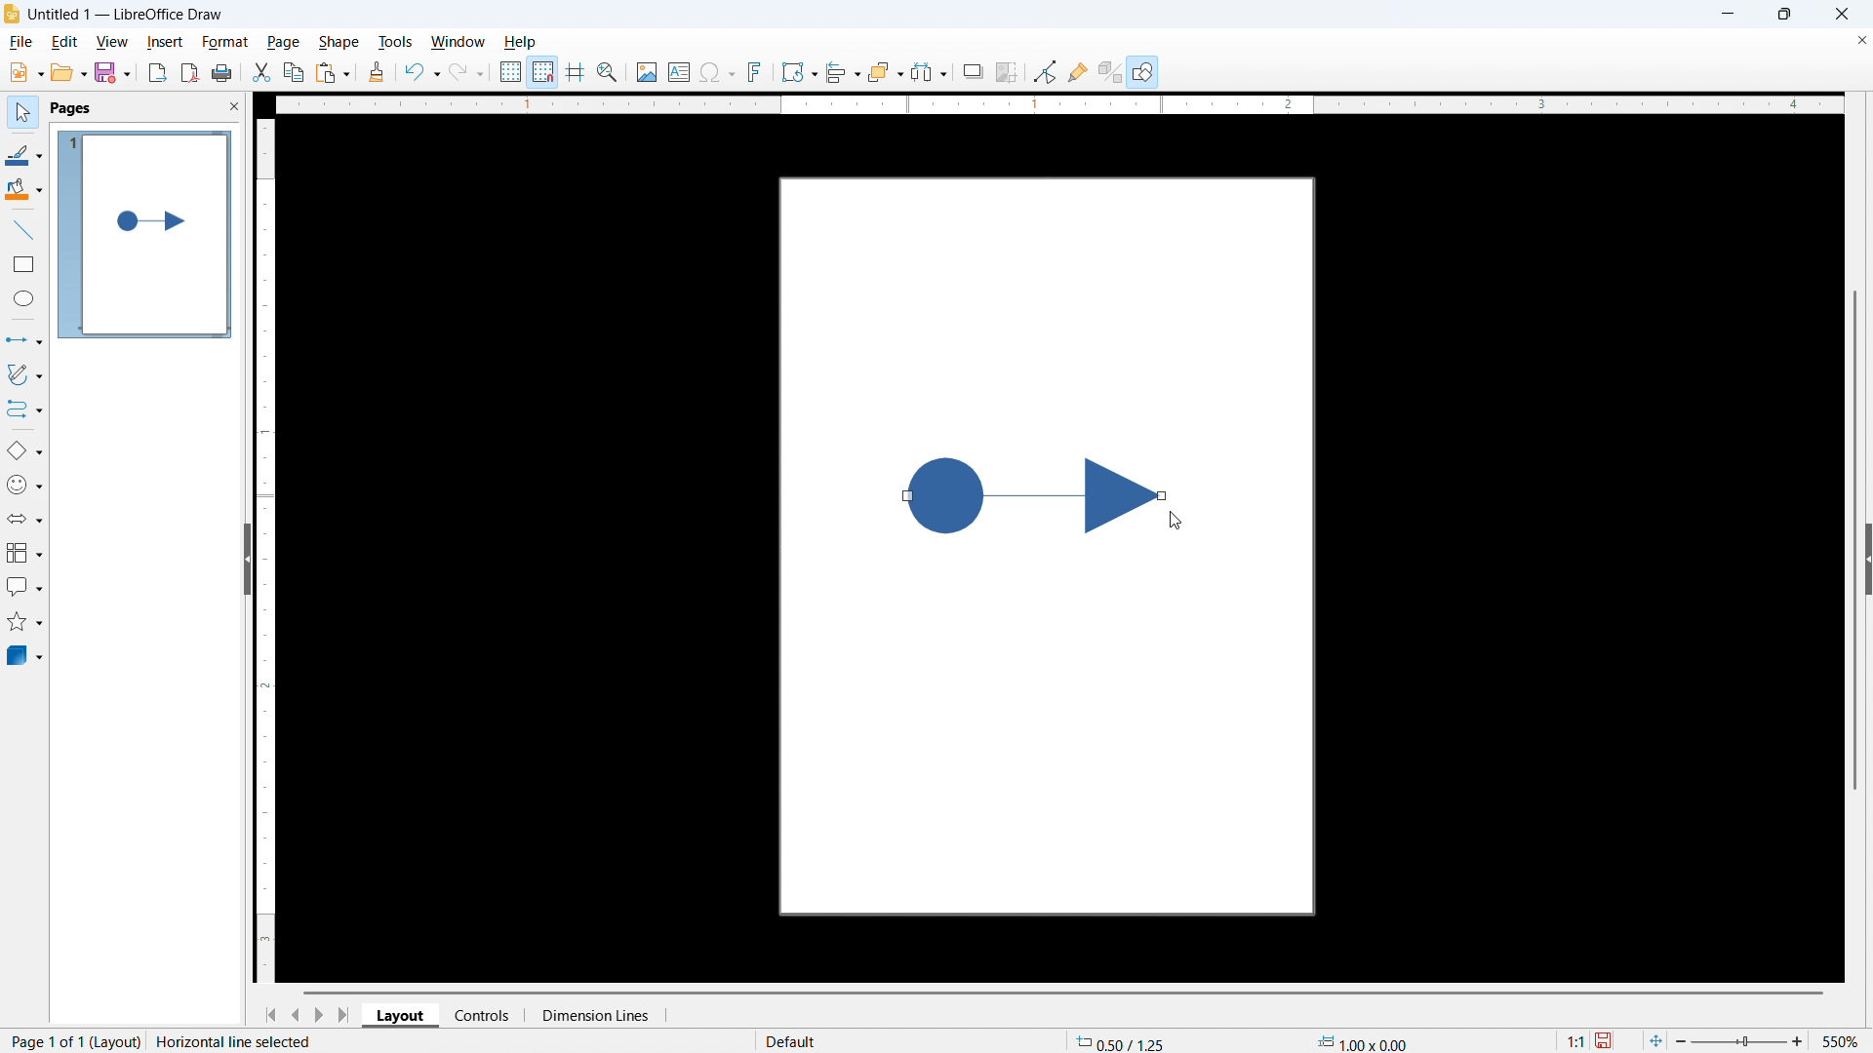 This screenshot has width=1873, height=1053. I want to click on Select at least three objects to distribute, so click(930, 72).